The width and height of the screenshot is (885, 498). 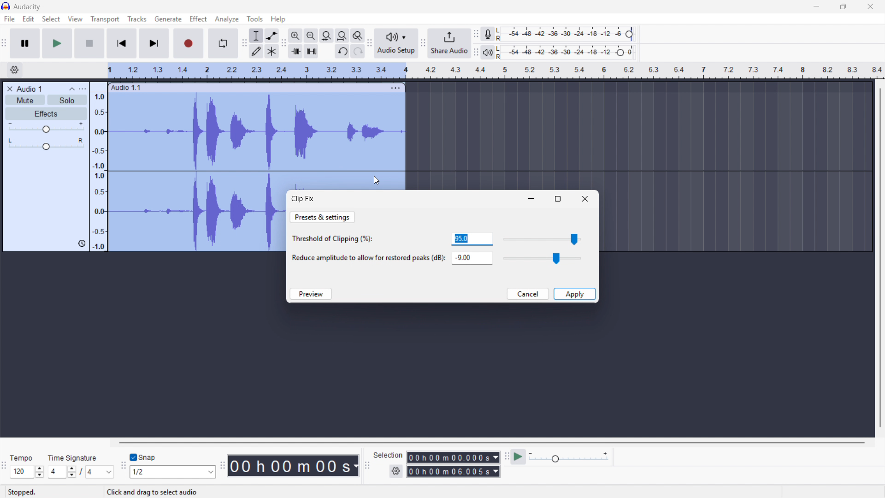 What do you see at coordinates (152, 492) in the screenshot?
I see `click and drag to select audio` at bounding box center [152, 492].